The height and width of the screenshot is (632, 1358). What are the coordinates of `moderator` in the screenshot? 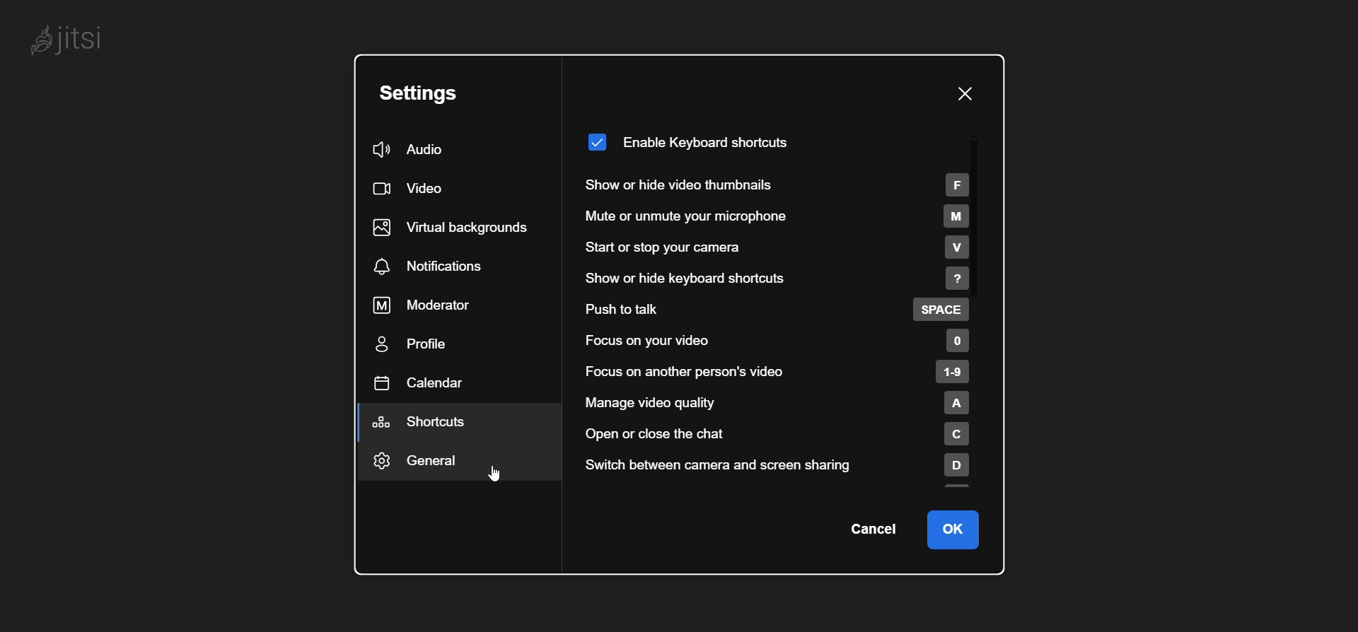 It's located at (433, 304).